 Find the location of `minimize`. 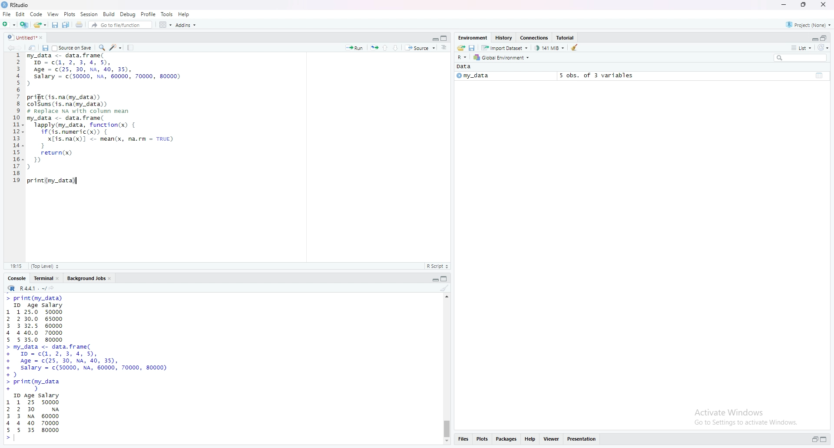

minimize is located at coordinates (782, 5).